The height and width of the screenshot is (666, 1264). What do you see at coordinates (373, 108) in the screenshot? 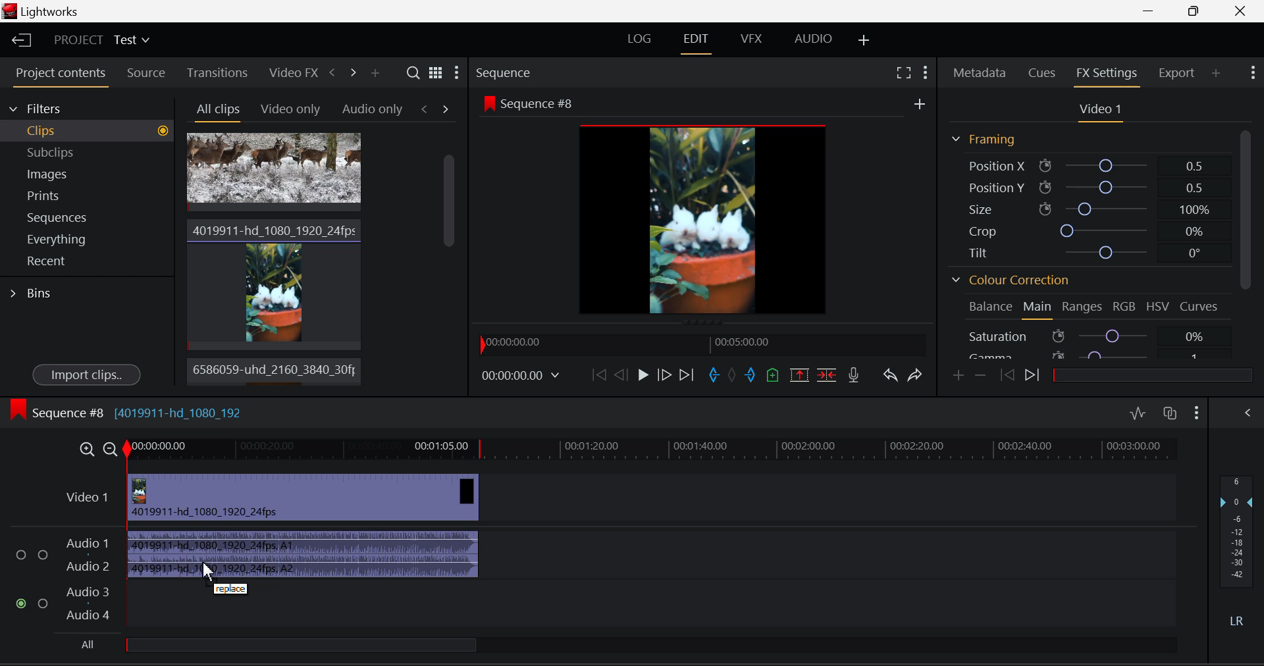
I see `Audio only` at bounding box center [373, 108].